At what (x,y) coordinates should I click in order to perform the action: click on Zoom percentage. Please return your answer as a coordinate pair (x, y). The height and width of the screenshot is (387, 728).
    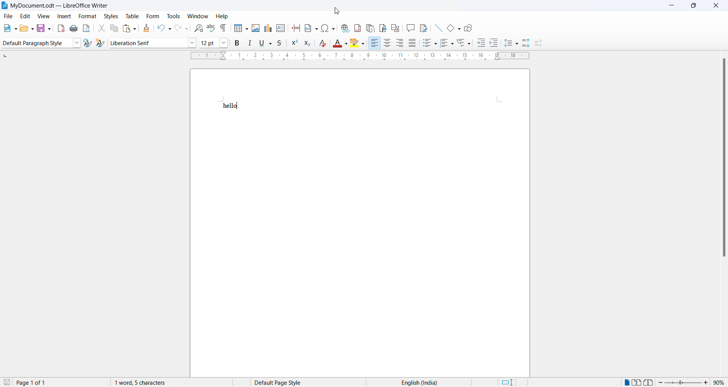
    Looking at the image, I should click on (719, 382).